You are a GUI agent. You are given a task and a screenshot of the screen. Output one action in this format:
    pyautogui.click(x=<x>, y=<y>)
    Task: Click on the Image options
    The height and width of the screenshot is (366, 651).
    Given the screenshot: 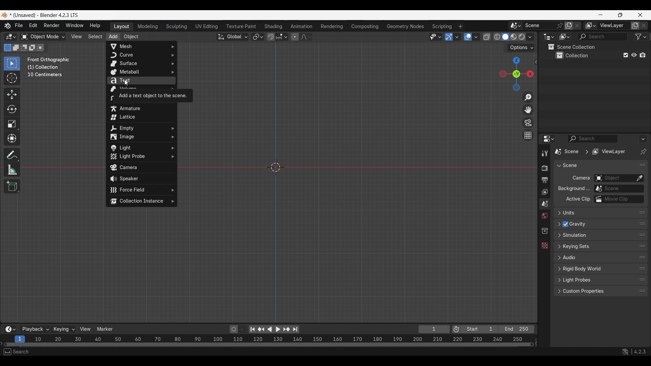 What is the action you would take?
    pyautogui.click(x=141, y=137)
    